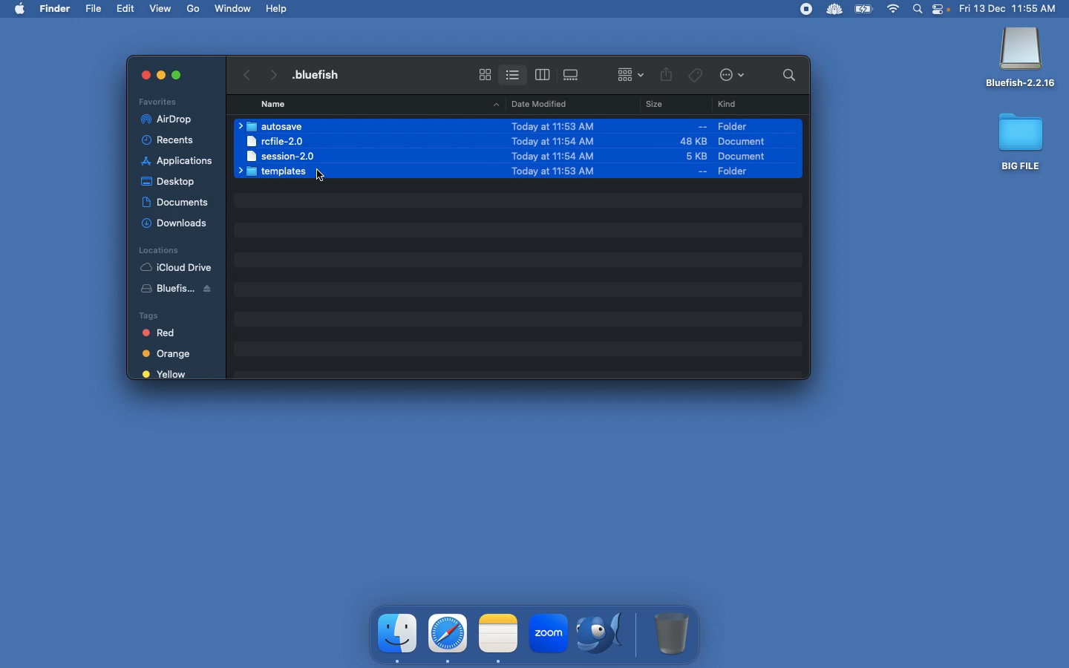 The width and height of the screenshot is (1069, 668). Describe the element at coordinates (326, 180) in the screenshot. I see `cursor select all` at that location.